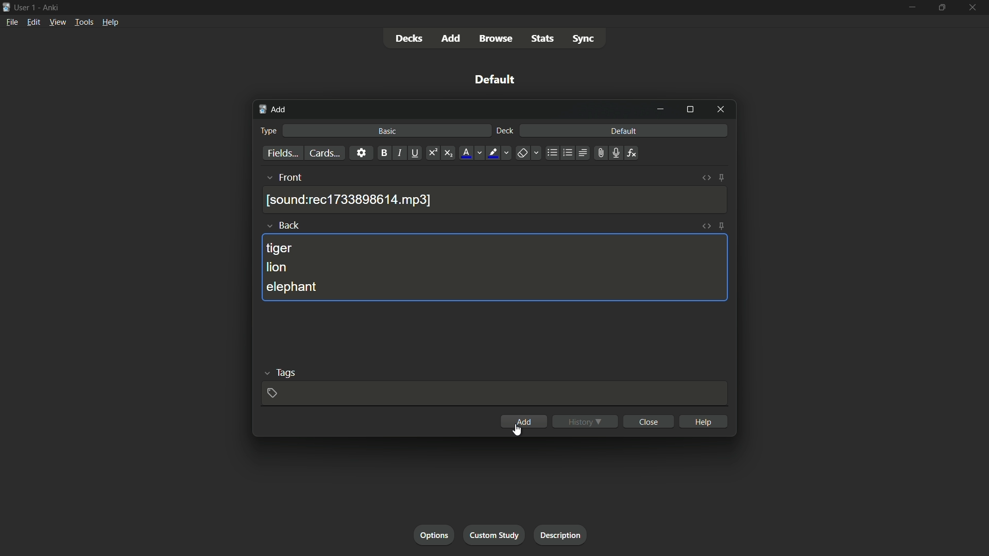  What do you see at coordinates (583, 40) in the screenshot?
I see `sync` at bounding box center [583, 40].